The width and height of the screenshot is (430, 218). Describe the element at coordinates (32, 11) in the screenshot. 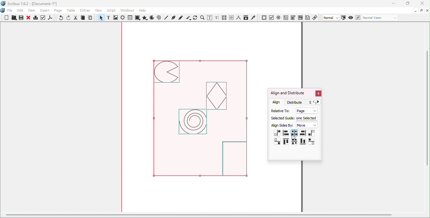

I see `Item` at that location.